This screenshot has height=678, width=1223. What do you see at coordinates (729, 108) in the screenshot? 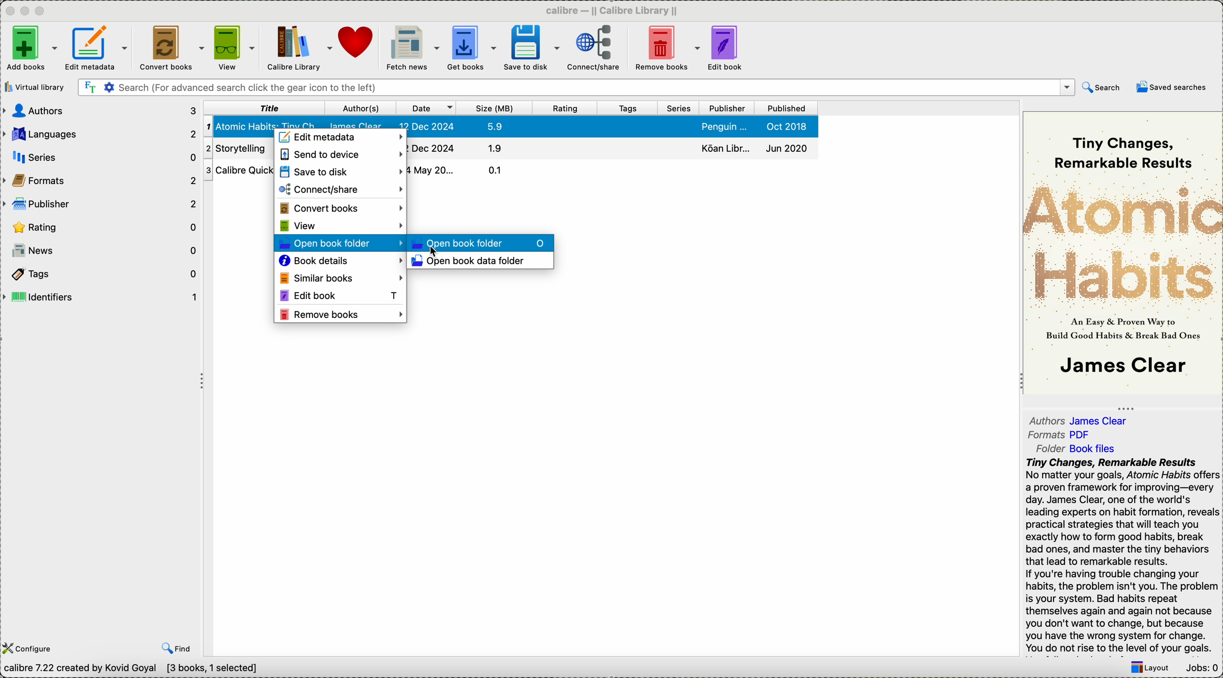
I see `publisher` at bounding box center [729, 108].